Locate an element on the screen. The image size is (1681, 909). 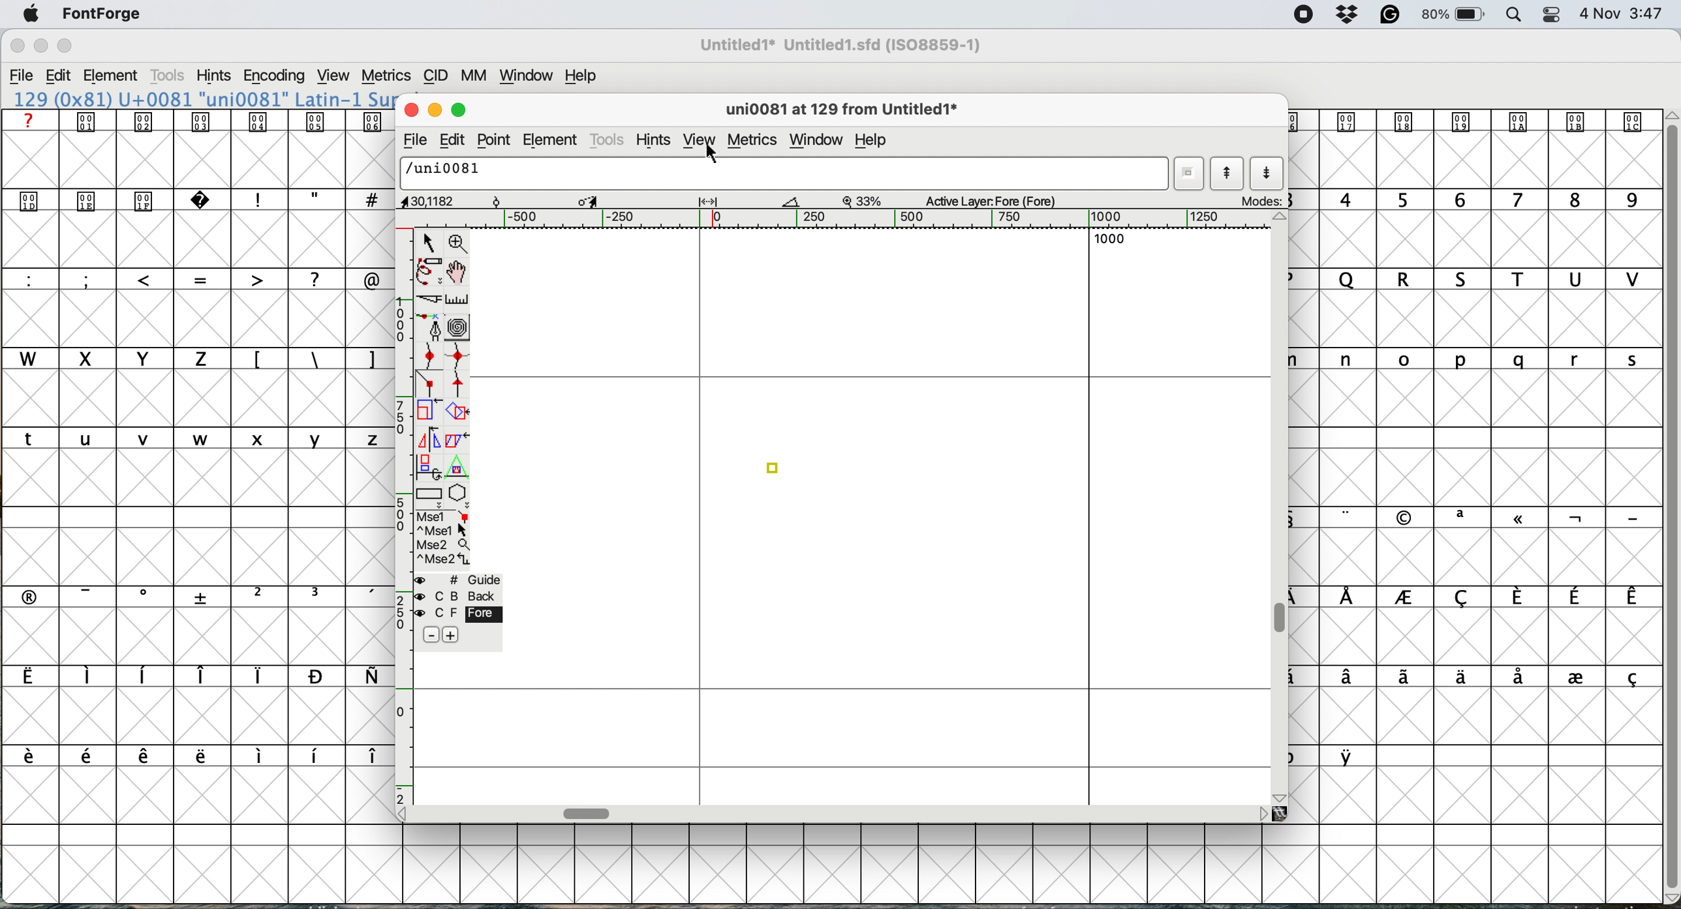
cursor is located at coordinates (711, 153).